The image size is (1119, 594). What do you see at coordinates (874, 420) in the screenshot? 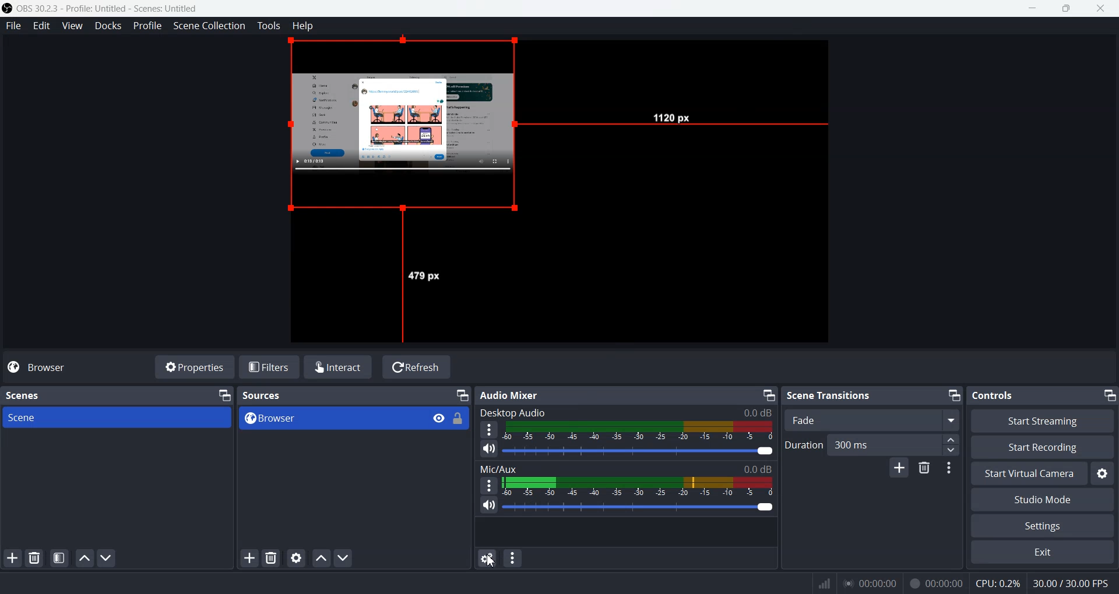
I see `Fade` at bounding box center [874, 420].